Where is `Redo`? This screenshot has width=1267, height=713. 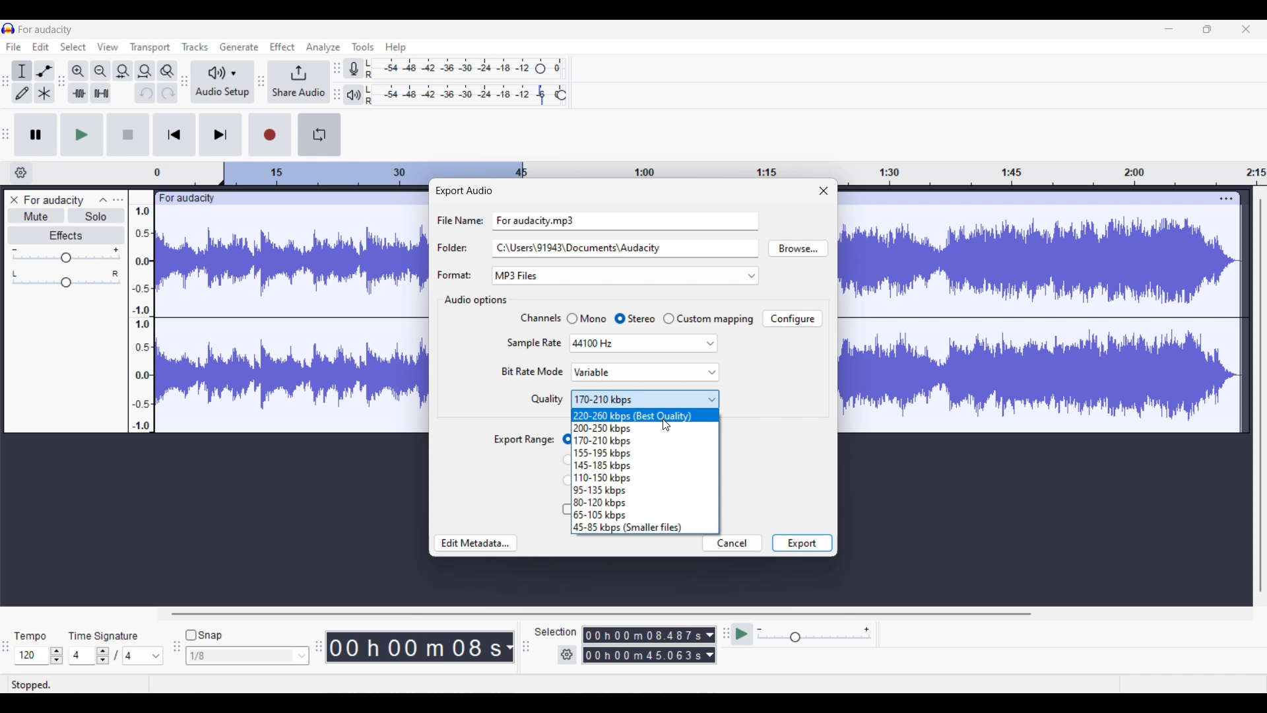 Redo is located at coordinates (168, 92).